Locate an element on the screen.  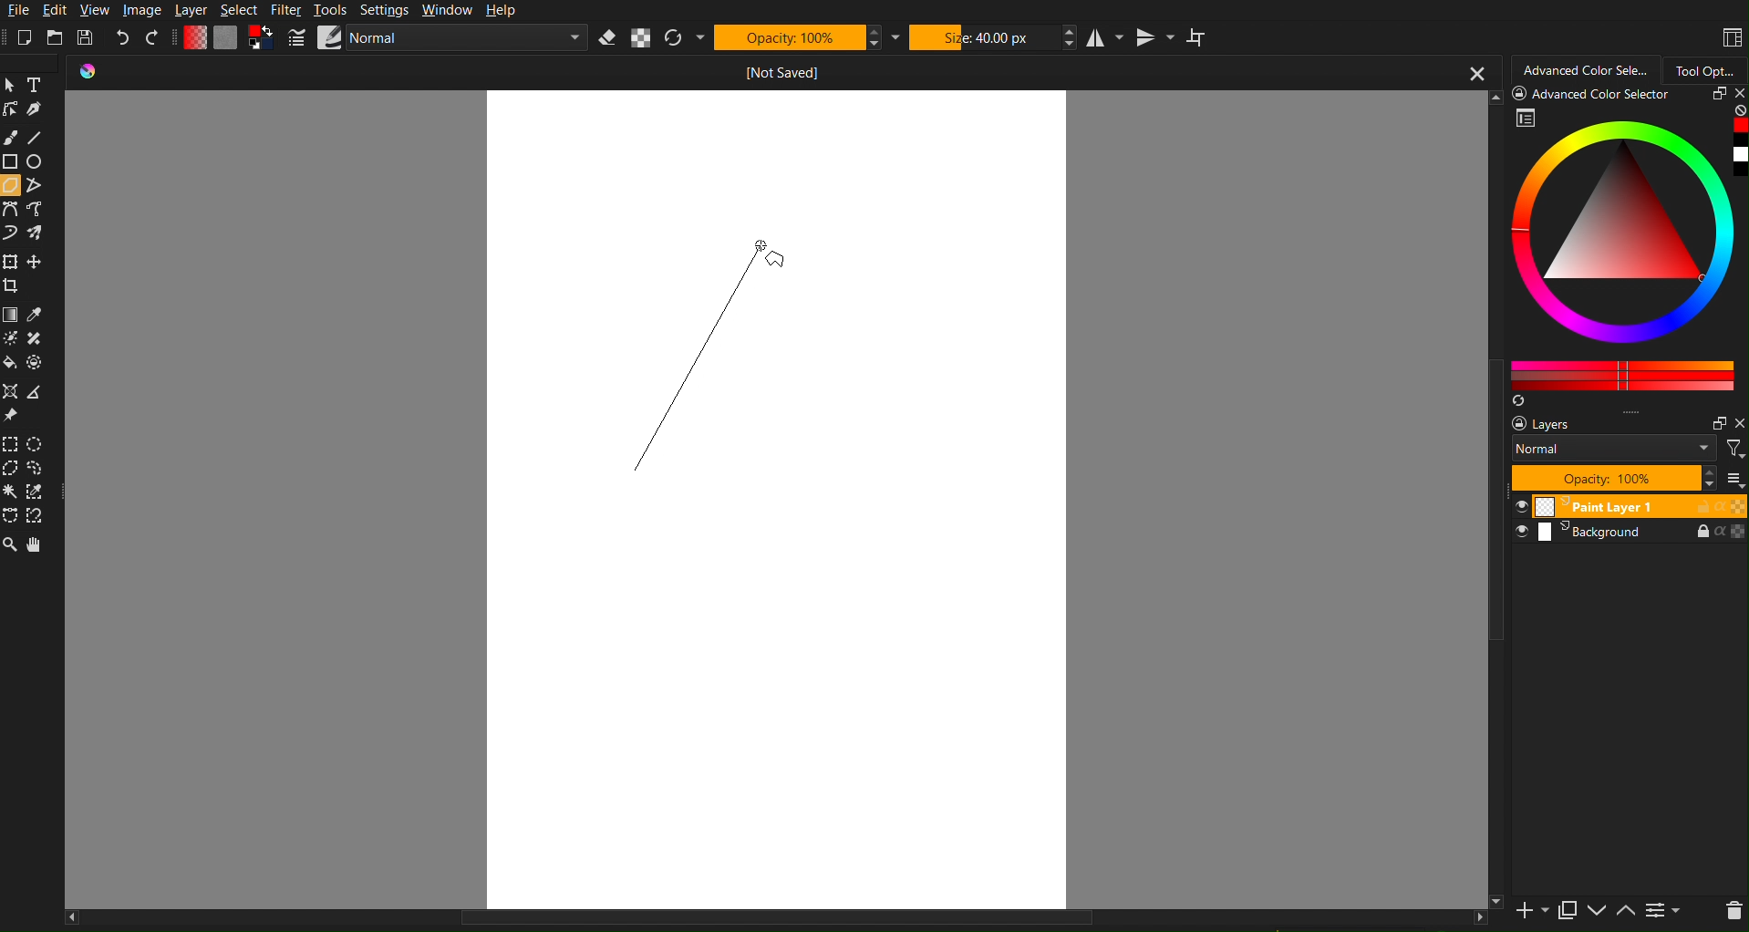
freehand path tool is located at coordinates (42, 210).